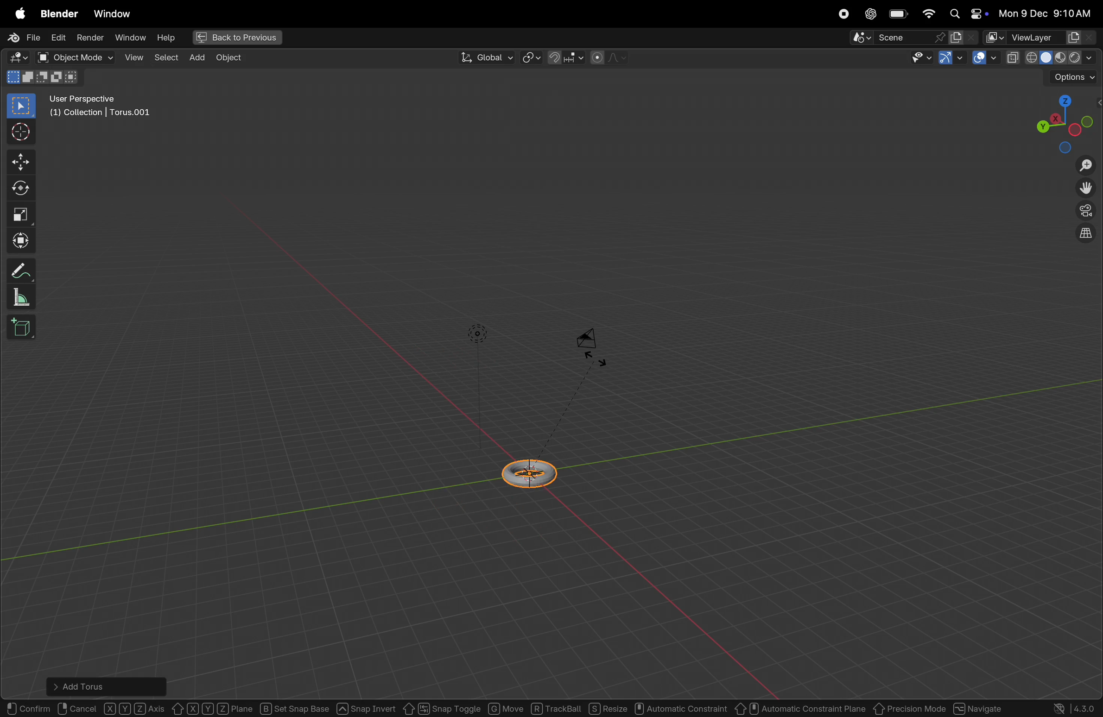  I want to click on options, so click(1073, 78).